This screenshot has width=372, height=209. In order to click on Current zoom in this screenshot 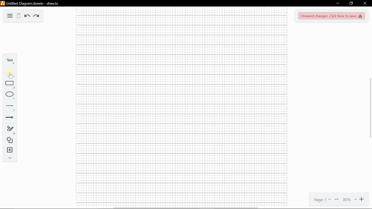, I will do `click(349, 199)`.